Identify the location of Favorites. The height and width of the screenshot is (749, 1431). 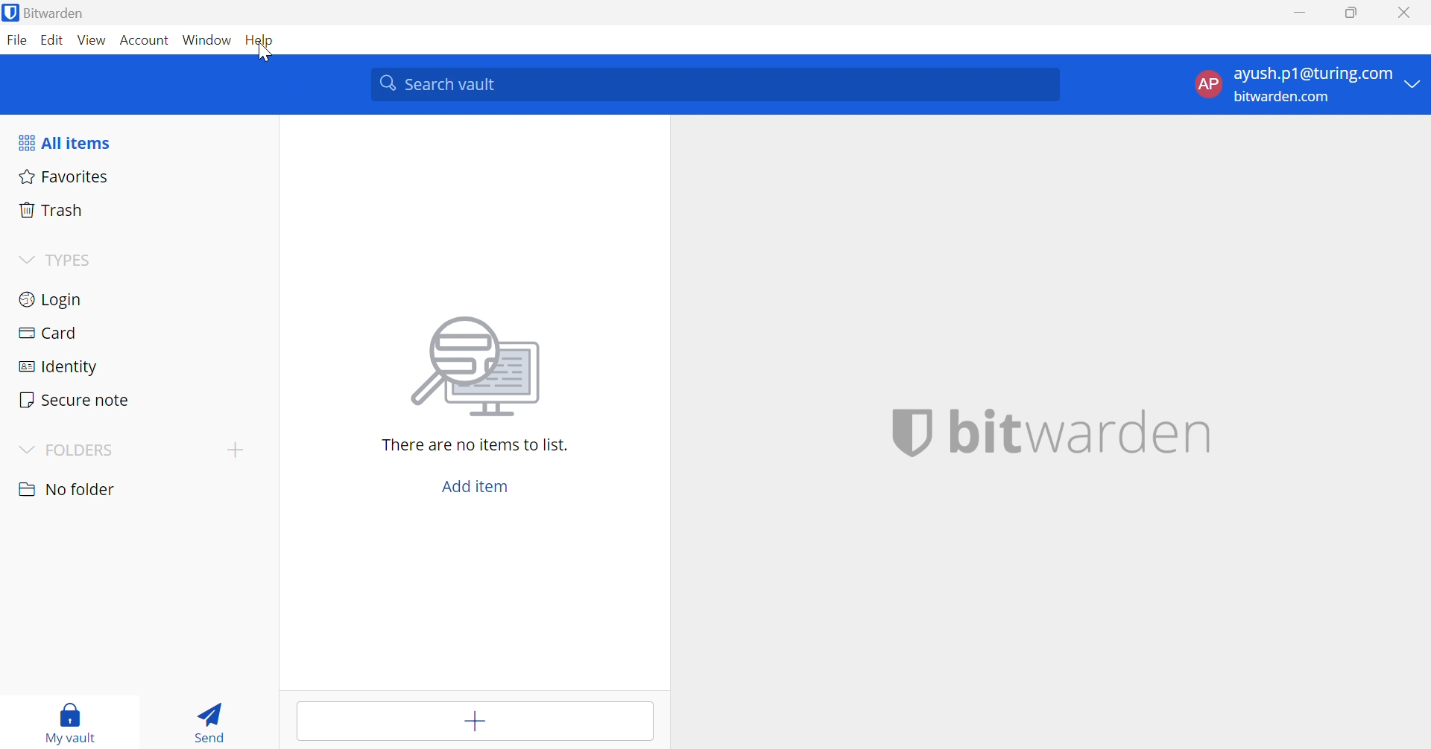
(139, 176).